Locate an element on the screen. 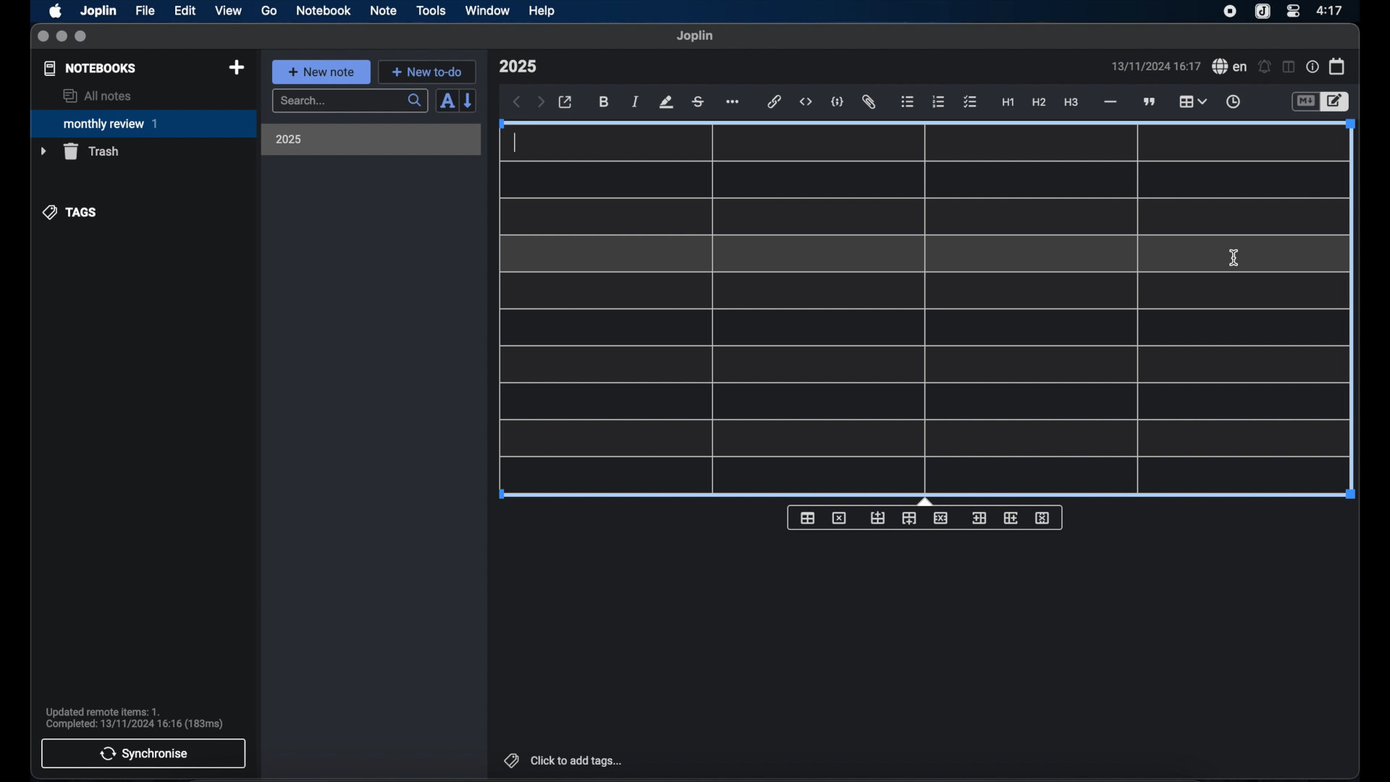  insert table is located at coordinates (807, 518).